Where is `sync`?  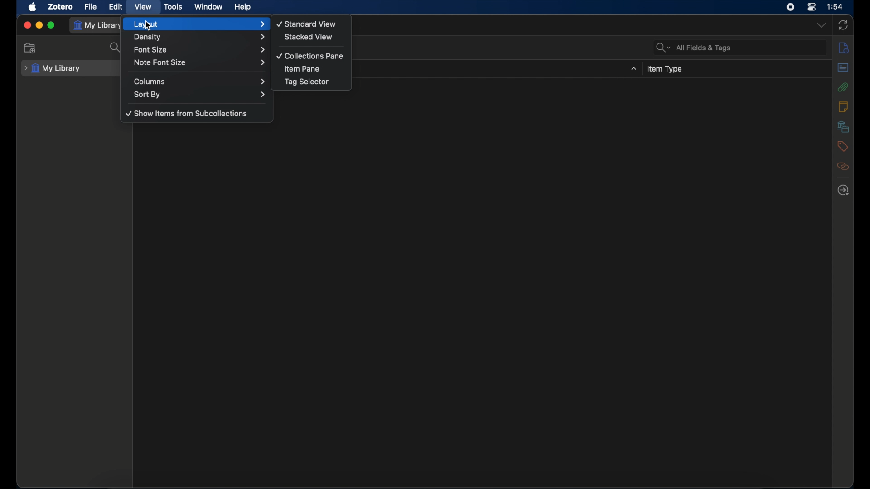
sync is located at coordinates (842, 25).